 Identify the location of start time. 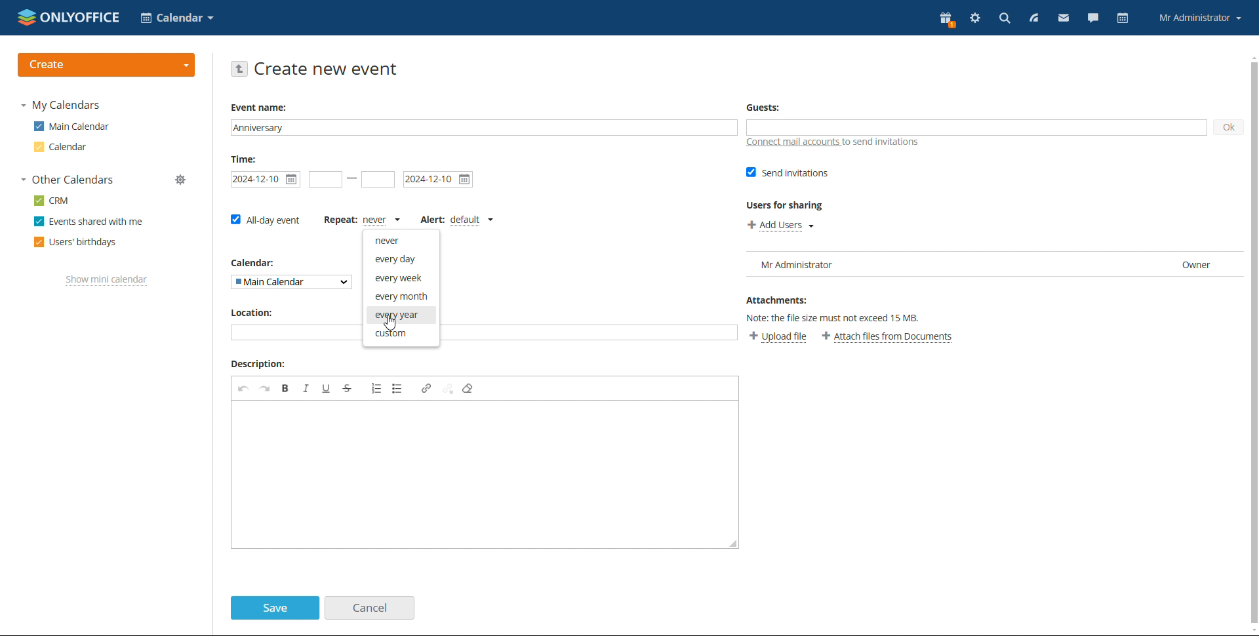
(266, 180).